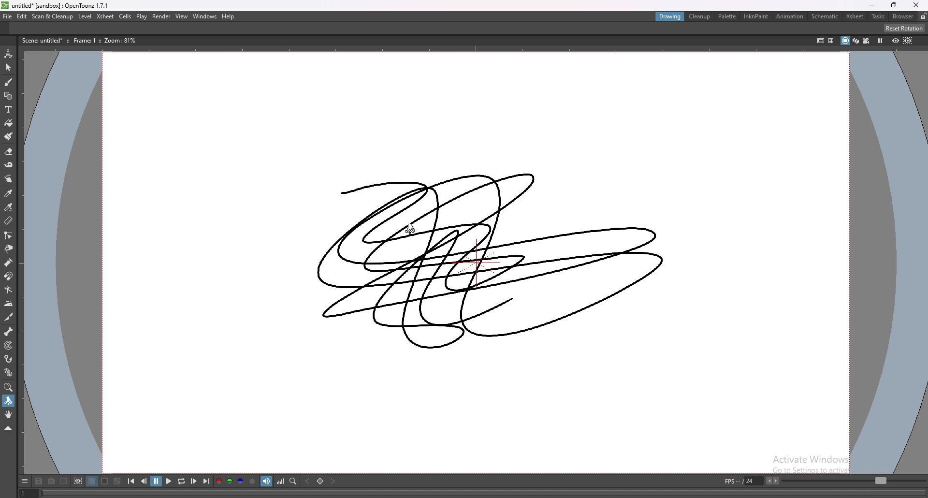  Describe the element at coordinates (78, 481) in the screenshot. I see `define sub camera` at that location.